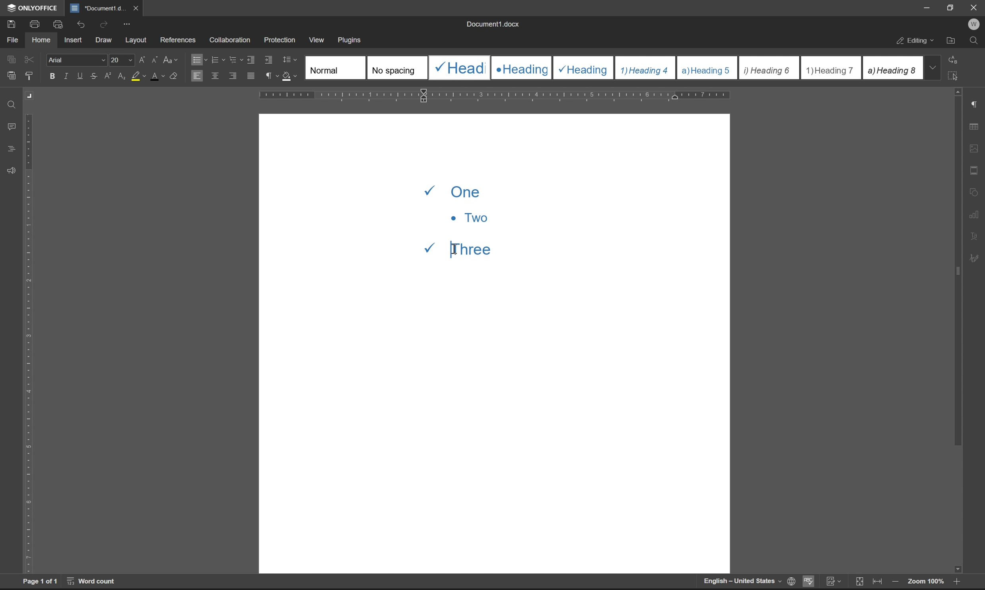  What do you see at coordinates (126, 24) in the screenshot?
I see `customize quick access toolbar` at bounding box center [126, 24].